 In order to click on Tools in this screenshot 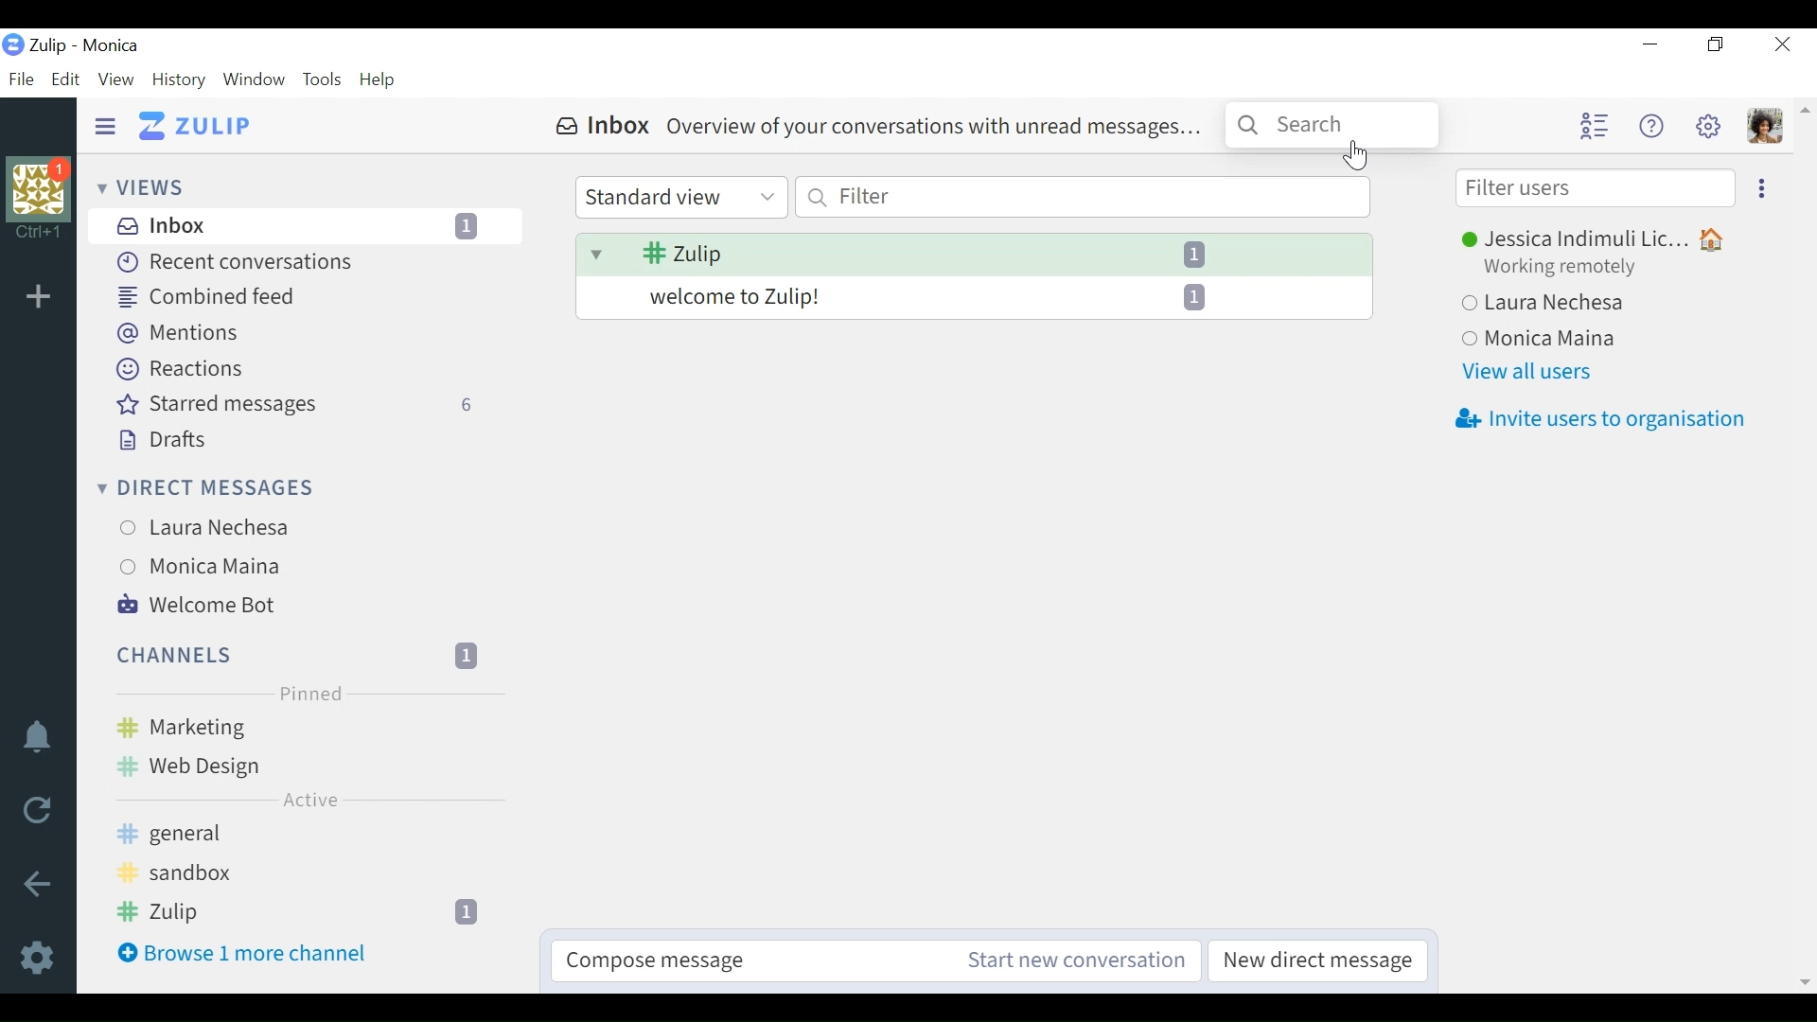, I will do `click(322, 79)`.